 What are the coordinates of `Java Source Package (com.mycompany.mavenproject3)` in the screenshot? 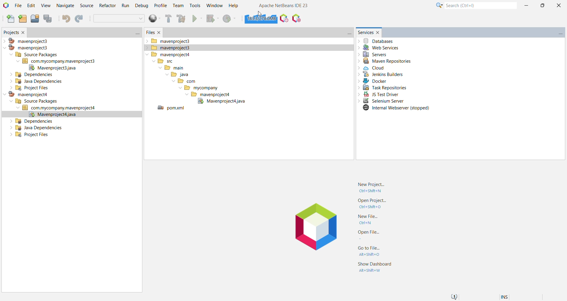 It's located at (61, 61).